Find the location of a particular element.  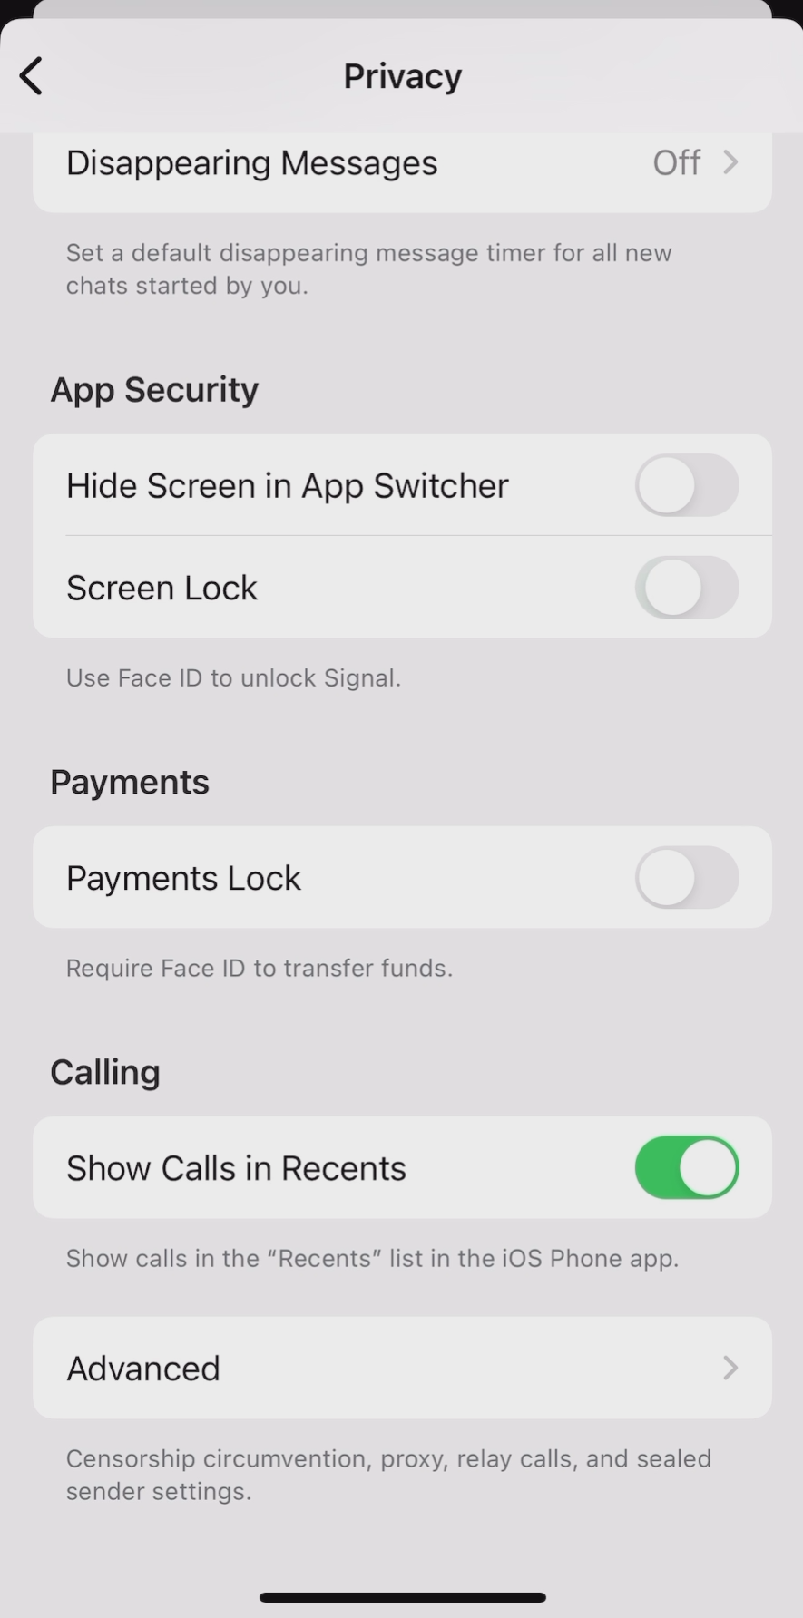

Payments is located at coordinates (132, 783).